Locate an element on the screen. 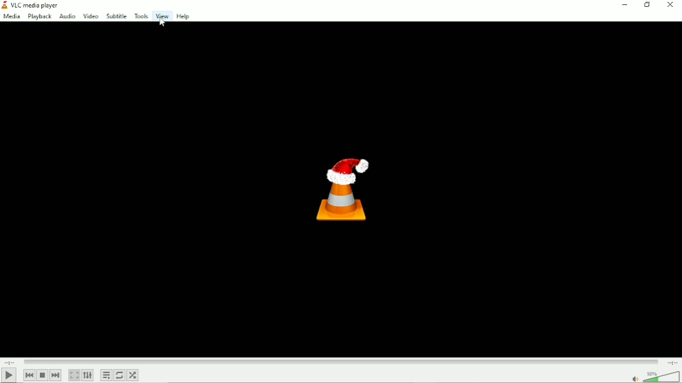 Image resolution: width=682 pixels, height=383 pixels. Random is located at coordinates (132, 375).